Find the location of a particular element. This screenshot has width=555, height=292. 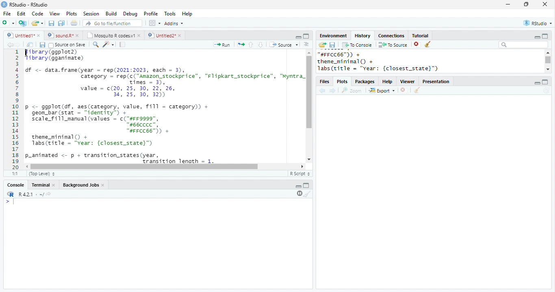

Terminal is located at coordinates (40, 185).